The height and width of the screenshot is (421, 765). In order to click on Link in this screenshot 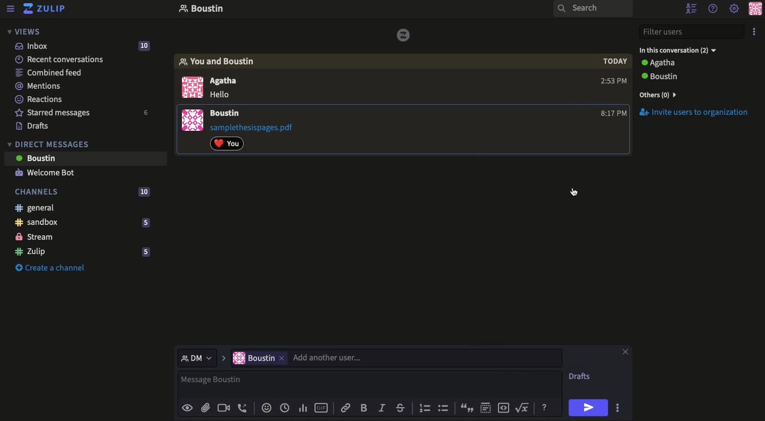, I will do `click(345, 407)`.